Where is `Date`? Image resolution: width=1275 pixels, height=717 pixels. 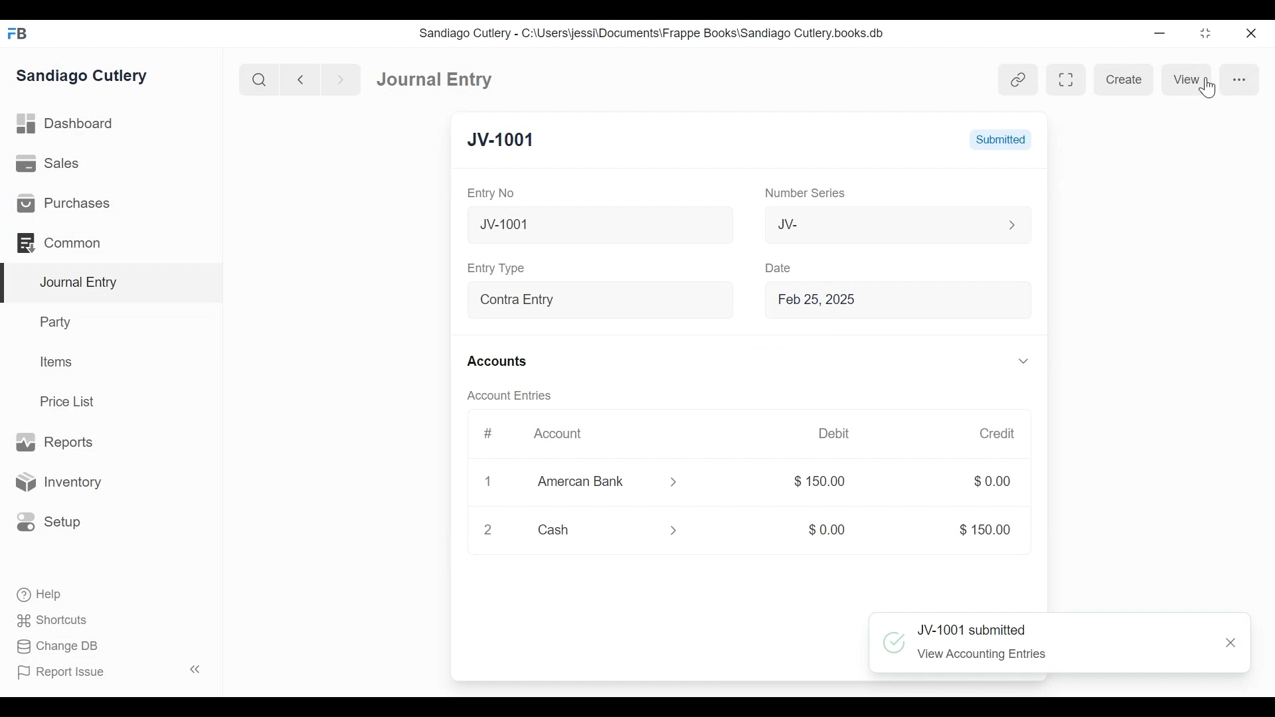 Date is located at coordinates (774, 267).